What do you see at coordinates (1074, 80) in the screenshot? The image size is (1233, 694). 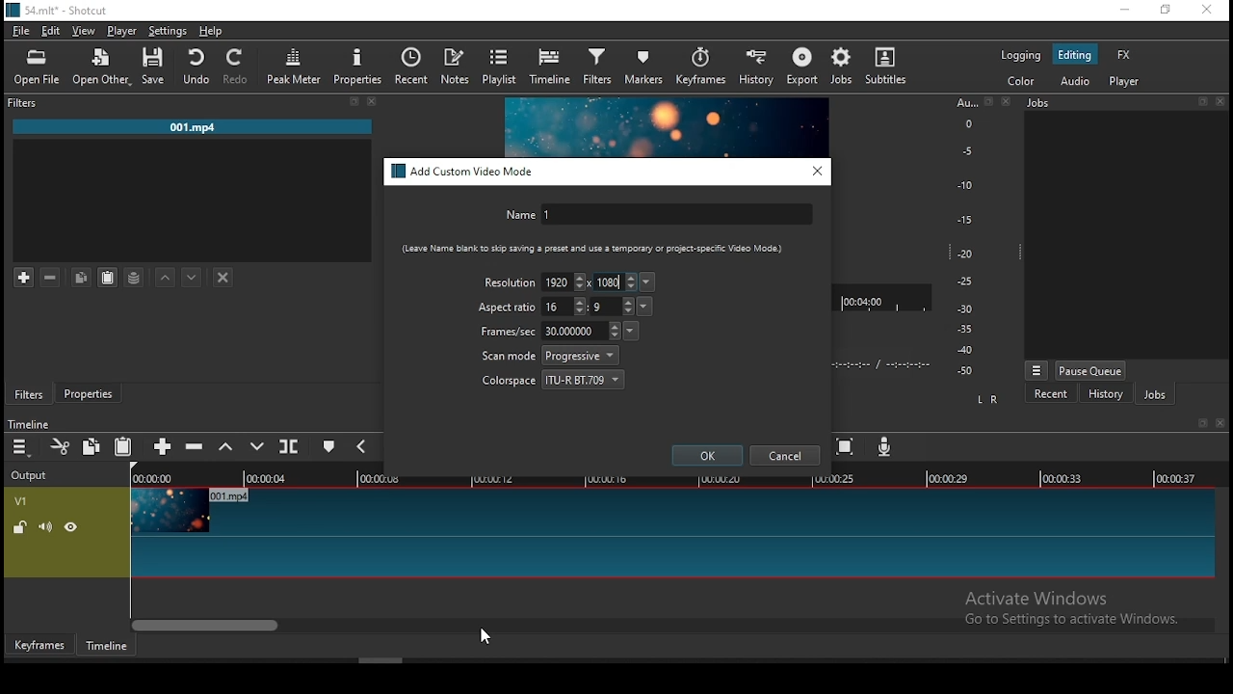 I see `audio` at bounding box center [1074, 80].